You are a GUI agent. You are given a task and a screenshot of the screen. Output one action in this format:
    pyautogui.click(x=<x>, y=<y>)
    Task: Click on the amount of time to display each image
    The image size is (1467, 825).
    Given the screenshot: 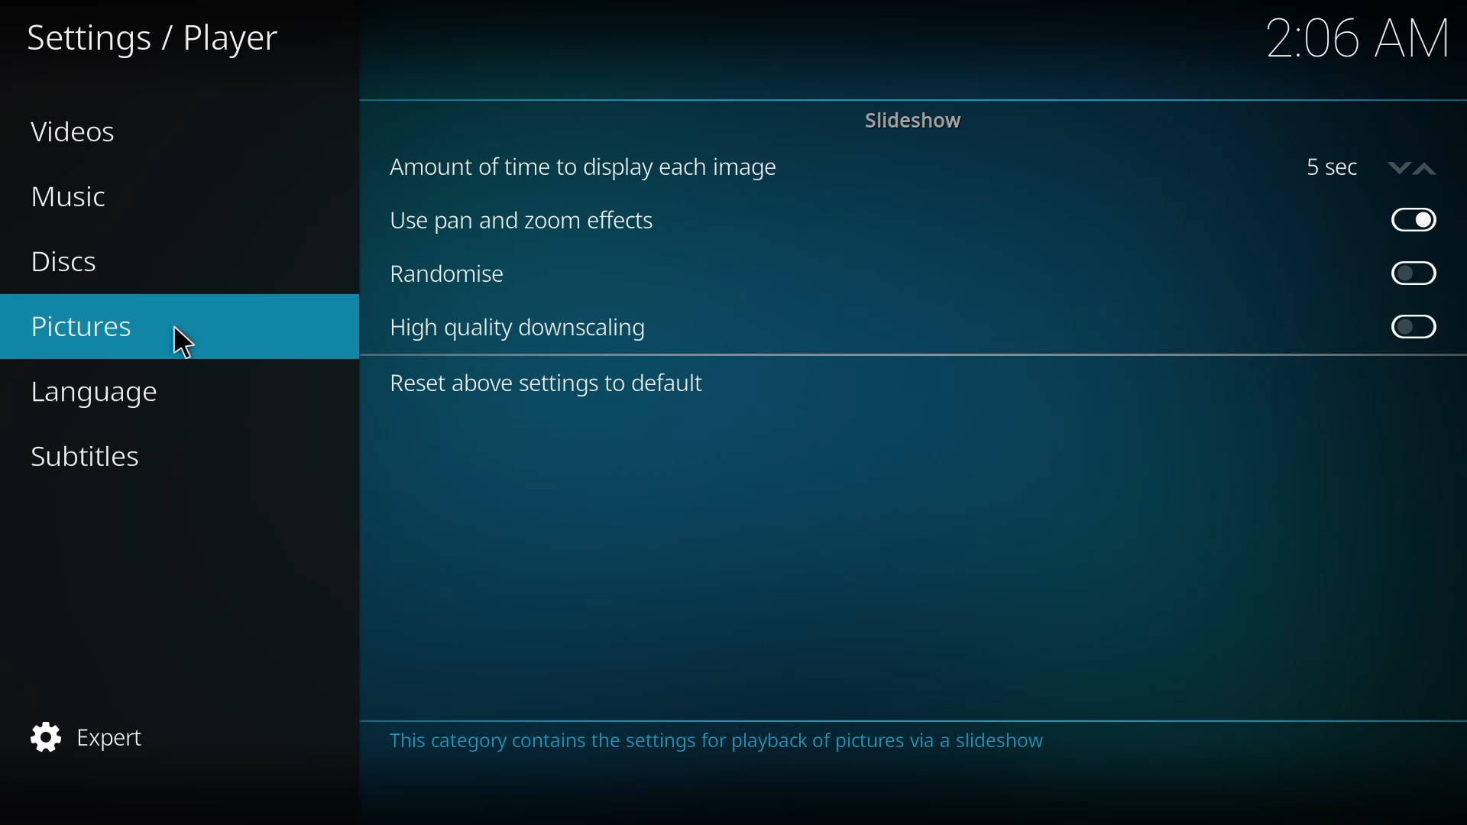 What is the action you would take?
    pyautogui.click(x=594, y=168)
    